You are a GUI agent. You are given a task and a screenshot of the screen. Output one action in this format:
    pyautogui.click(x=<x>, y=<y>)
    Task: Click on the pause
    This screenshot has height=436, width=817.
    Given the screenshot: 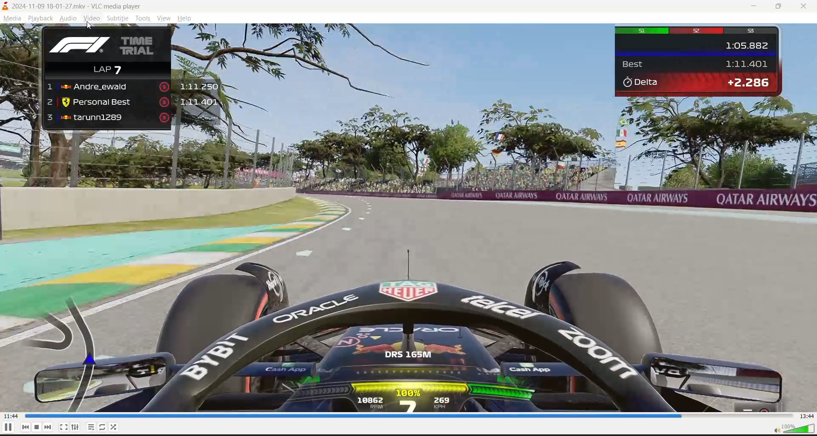 What is the action you would take?
    pyautogui.click(x=6, y=429)
    